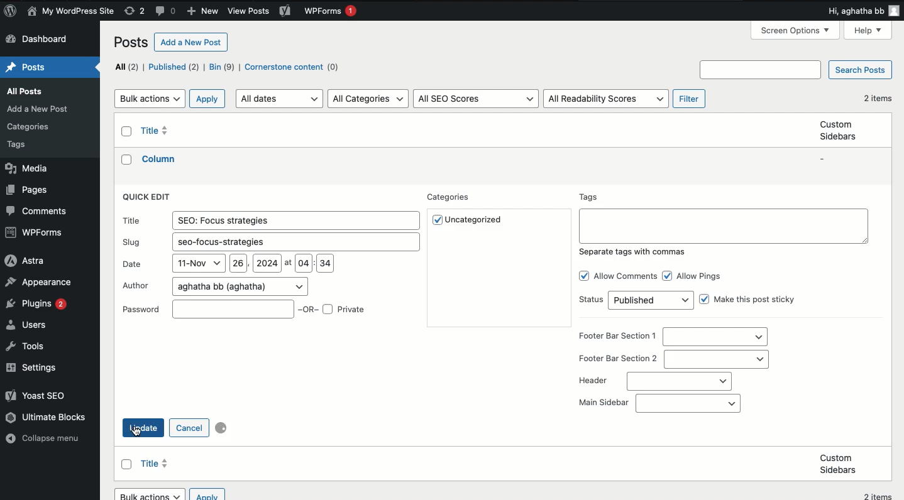  What do you see at coordinates (837, 130) in the screenshot?
I see `Custom sidebars` at bounding box center [837, 130].